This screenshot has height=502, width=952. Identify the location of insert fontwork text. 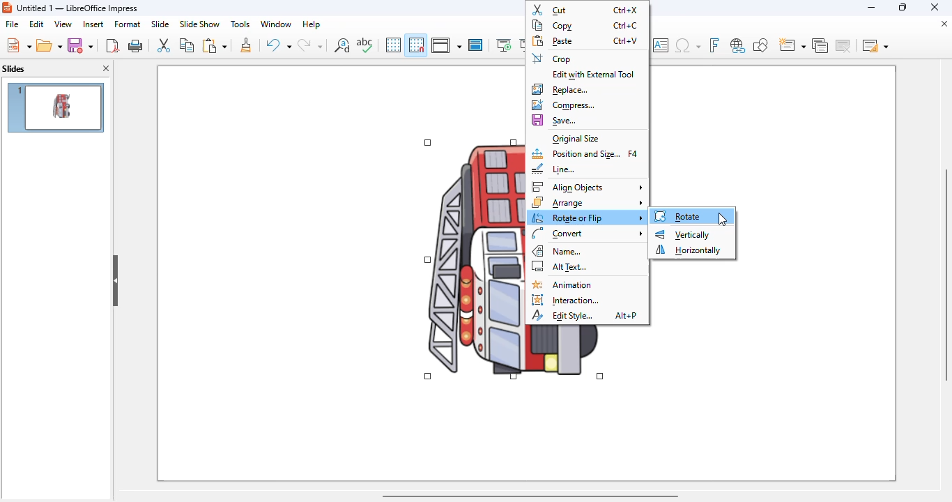
(715, 45).